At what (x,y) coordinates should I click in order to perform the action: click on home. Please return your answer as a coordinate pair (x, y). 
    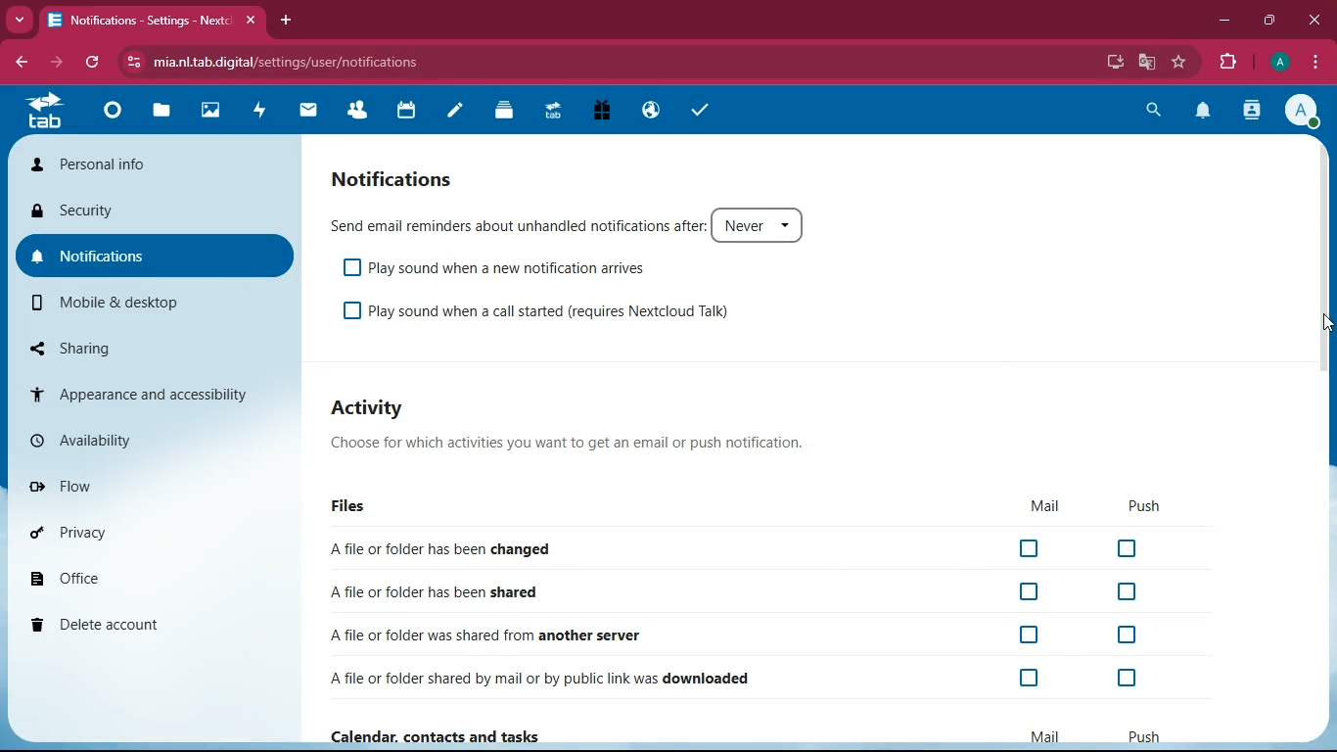
    Looking at the image, I should click on (111, 110).